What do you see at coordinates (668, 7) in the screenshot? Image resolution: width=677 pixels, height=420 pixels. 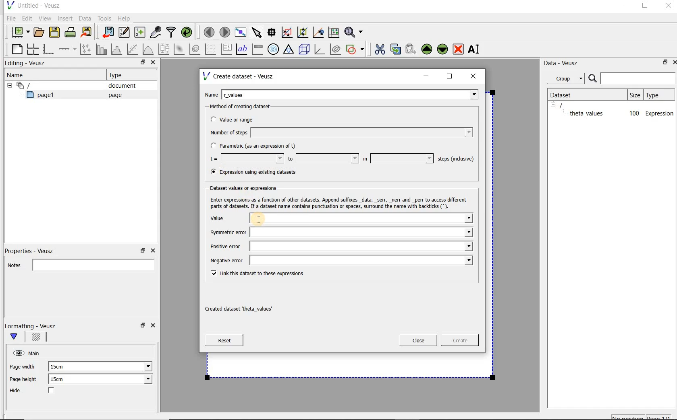 I see `Close` at bounding box center [668, 7].